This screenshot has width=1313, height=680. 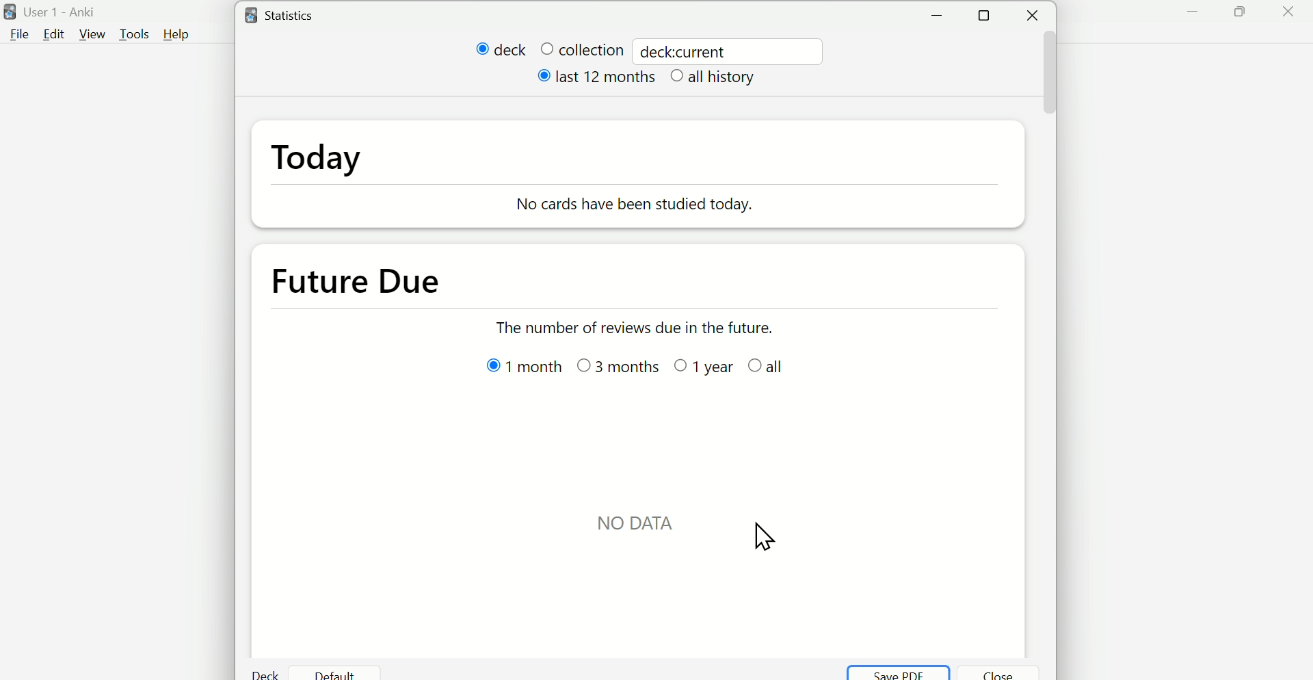 What do you see at coordinates (512, 366) in the screenshot?
I see `1 month` at bounding box center [512, 366].